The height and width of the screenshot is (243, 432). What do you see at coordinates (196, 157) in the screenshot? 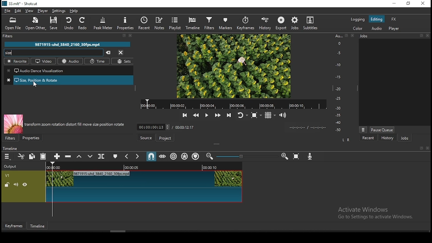
I see `ripple markers` at bounding box center [196, 157].